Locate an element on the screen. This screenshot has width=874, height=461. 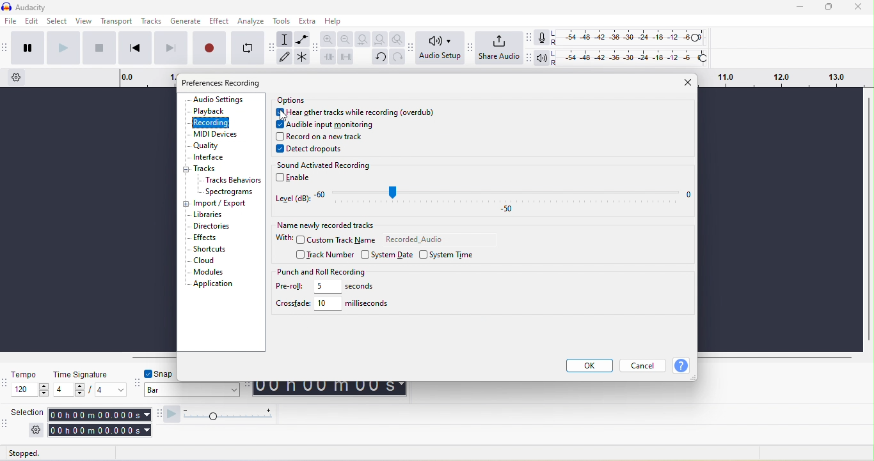
ok is located at coordinates (591, 365).